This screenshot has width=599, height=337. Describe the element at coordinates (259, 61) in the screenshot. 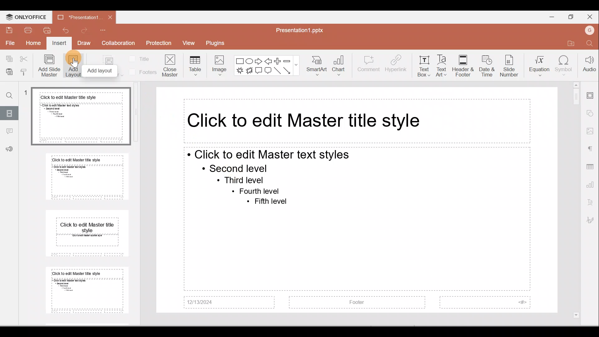

I see `Right arrow` at that location.